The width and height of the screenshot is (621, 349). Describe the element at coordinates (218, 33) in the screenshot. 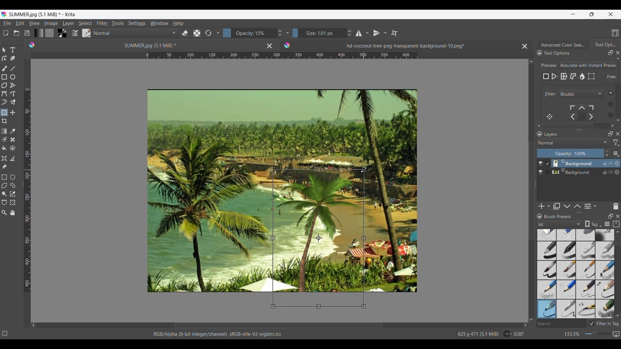

I see `Consolidated toolbar` at that location.